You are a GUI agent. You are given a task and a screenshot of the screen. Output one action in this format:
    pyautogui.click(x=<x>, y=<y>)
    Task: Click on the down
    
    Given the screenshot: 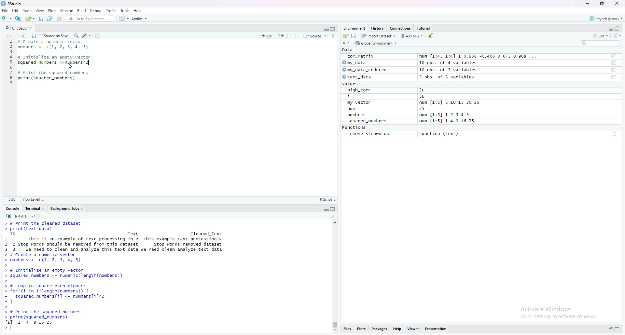 What is the action you would take?
    pyautogui.click(x=297, y=35)
    